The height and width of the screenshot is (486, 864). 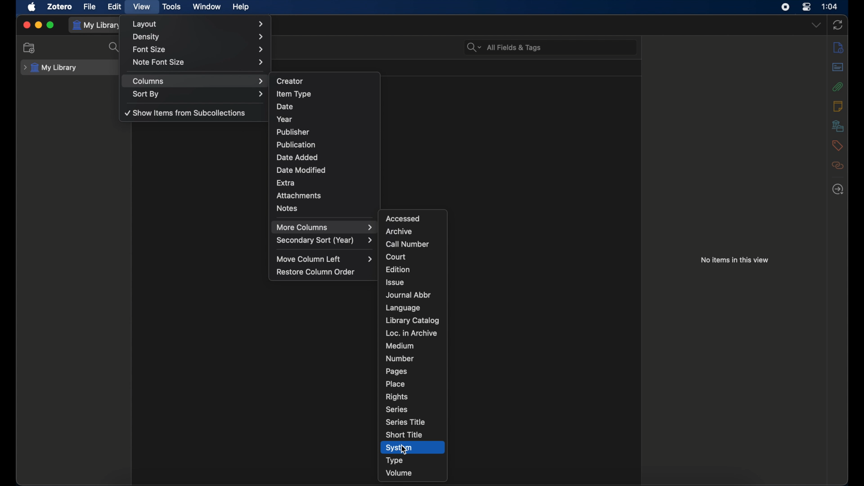 What do you see at coordinates (286, 182) in the screenshot?
I see `extra` at bounding box center [286, 182].